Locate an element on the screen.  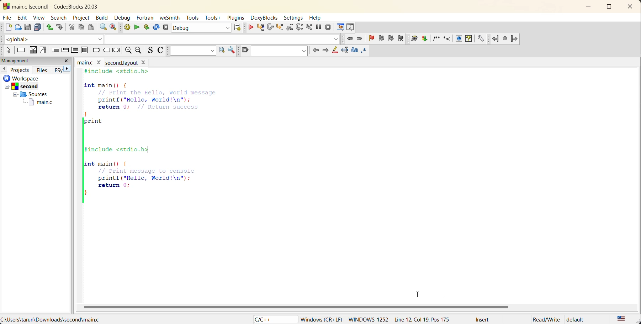
fortran is located at coordinates (146, 18).